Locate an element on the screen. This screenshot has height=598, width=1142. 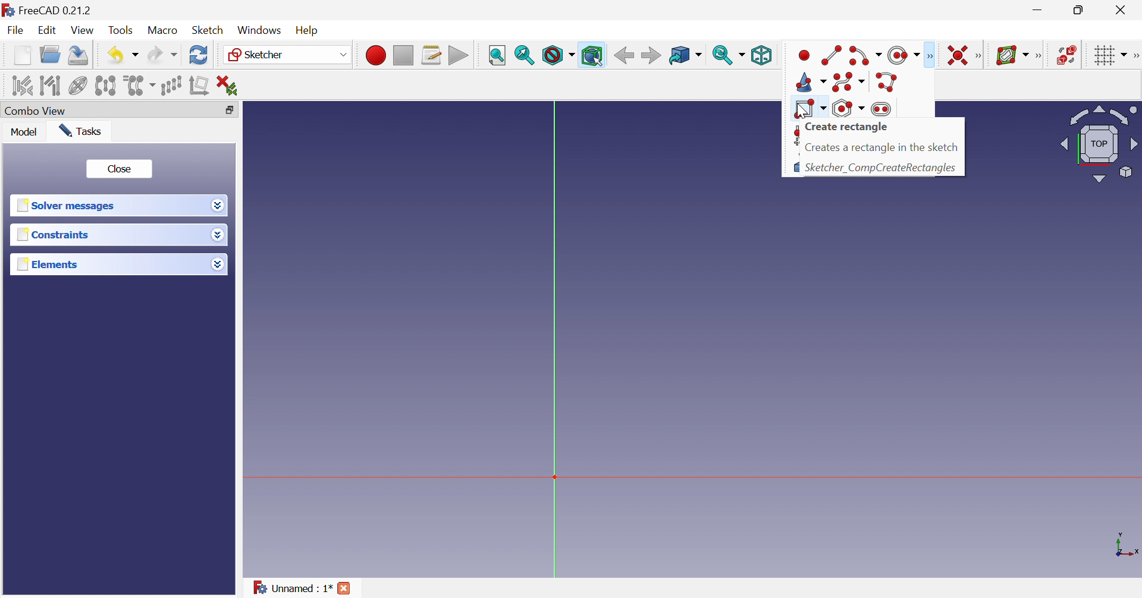
Sketcher_CompCreateRectangles is located at coordinates (884, 166).